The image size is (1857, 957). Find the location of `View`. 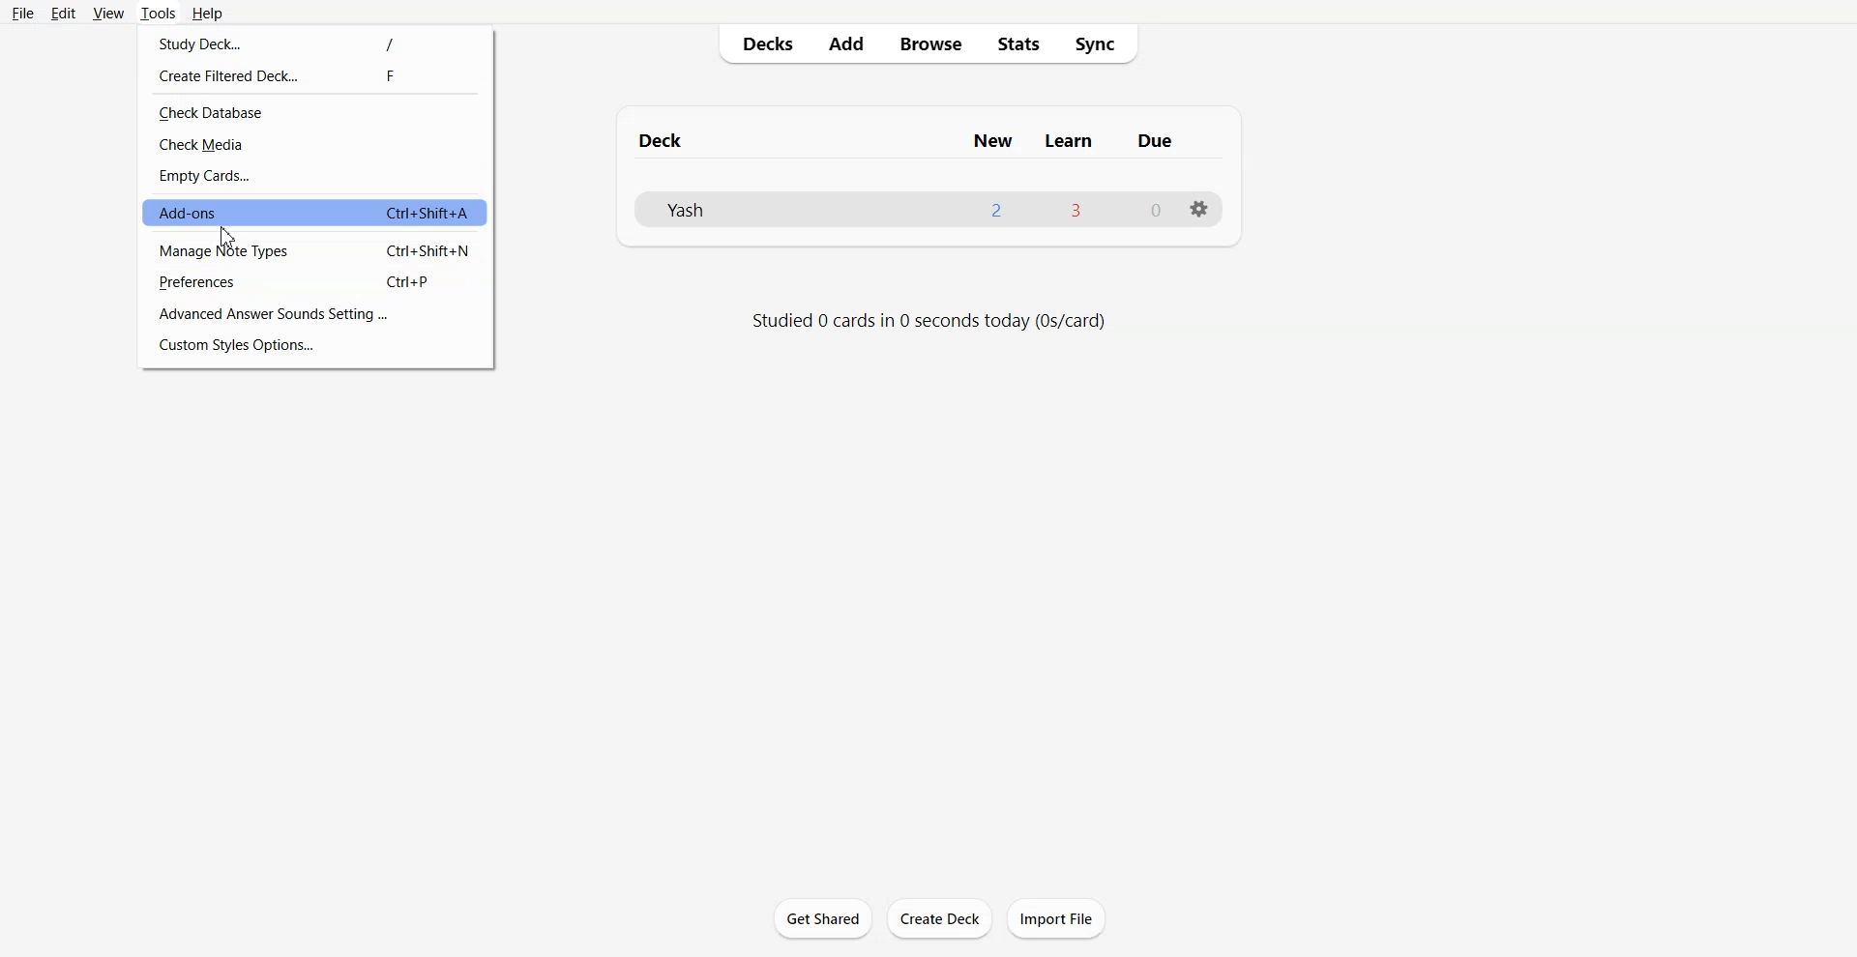

View is located at coordinates (106, 13).